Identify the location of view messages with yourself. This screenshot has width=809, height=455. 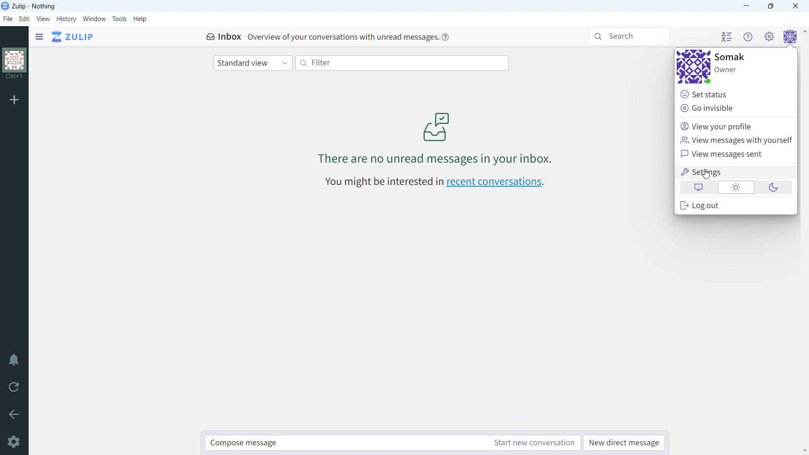
(735, 140).